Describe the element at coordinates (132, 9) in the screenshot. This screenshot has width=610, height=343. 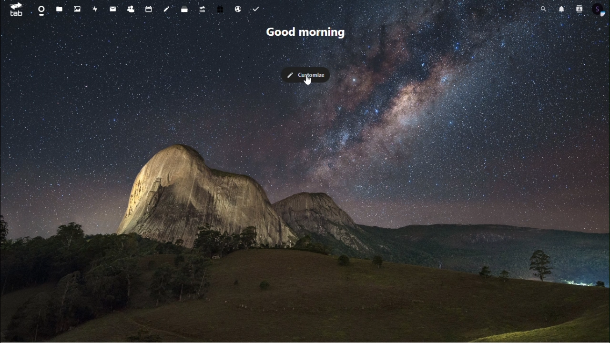
I see `contacts` at that location.